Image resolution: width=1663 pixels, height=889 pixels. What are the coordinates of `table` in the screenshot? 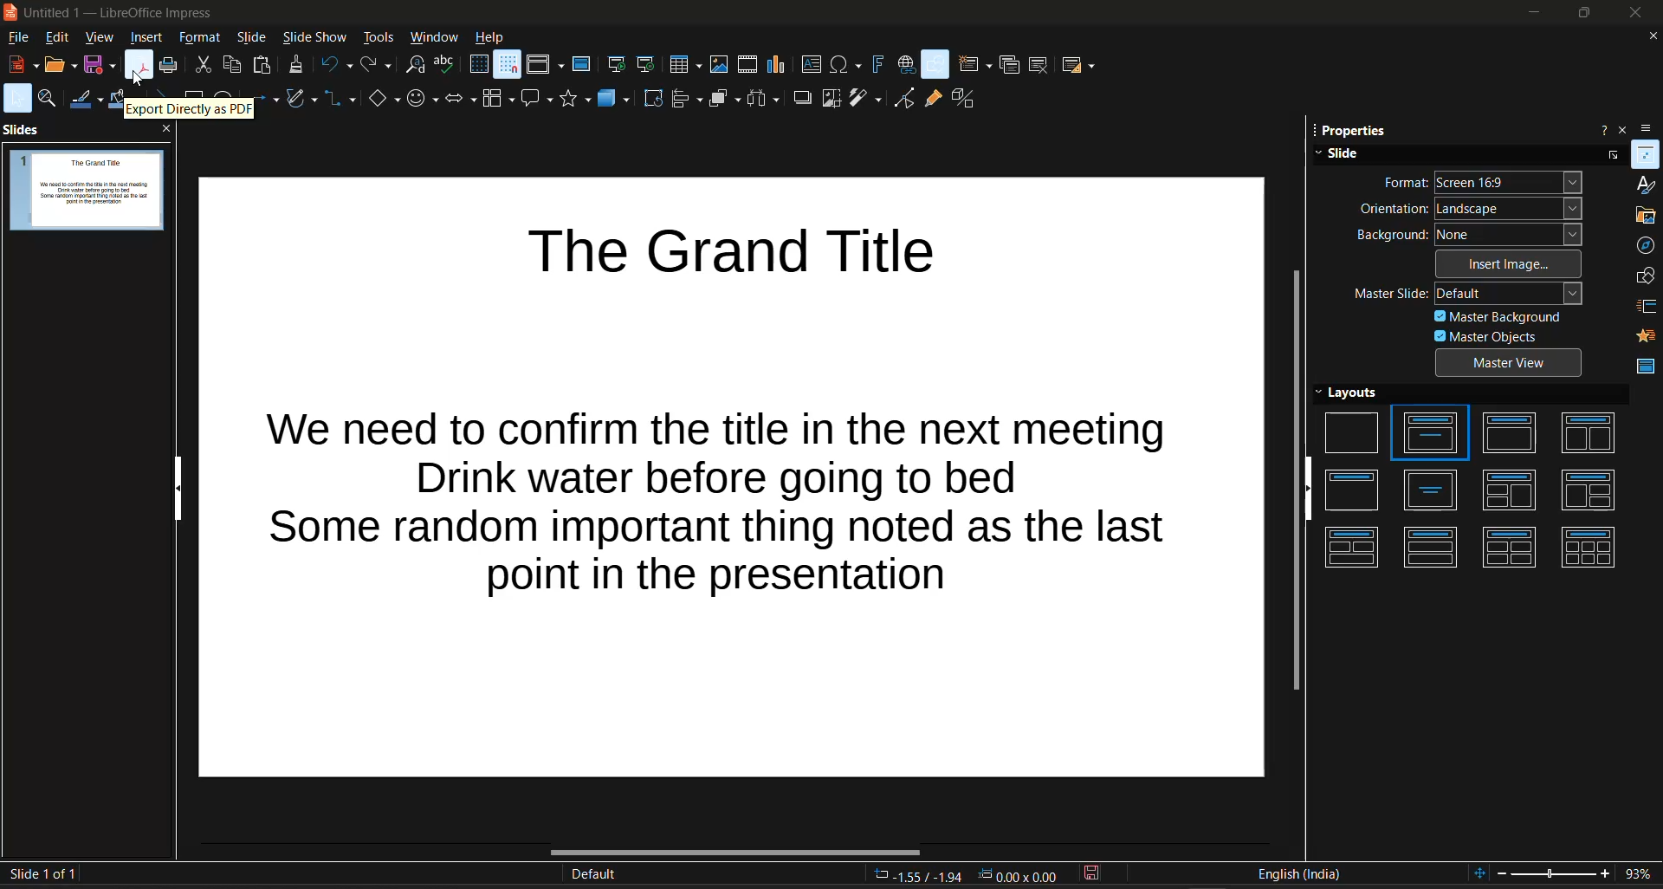 It's located at (684, 64).